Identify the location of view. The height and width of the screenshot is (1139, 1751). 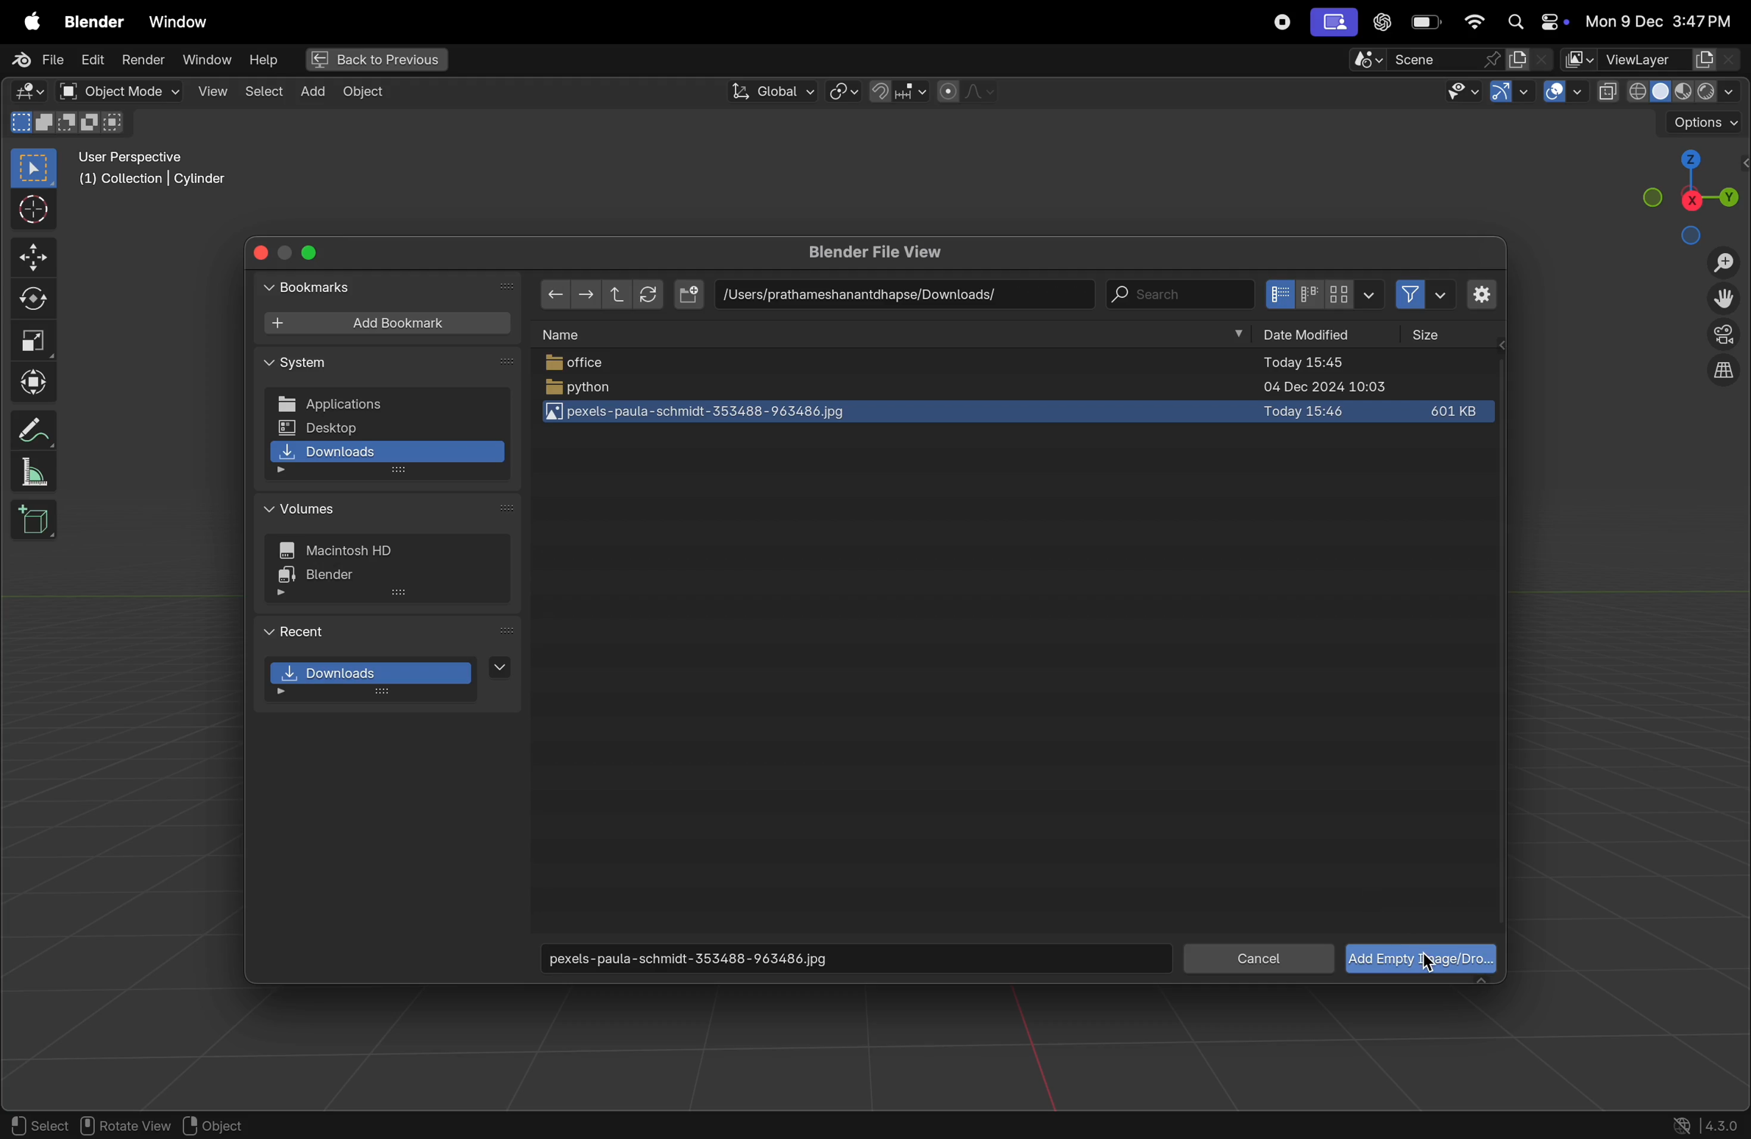
(210, 91).